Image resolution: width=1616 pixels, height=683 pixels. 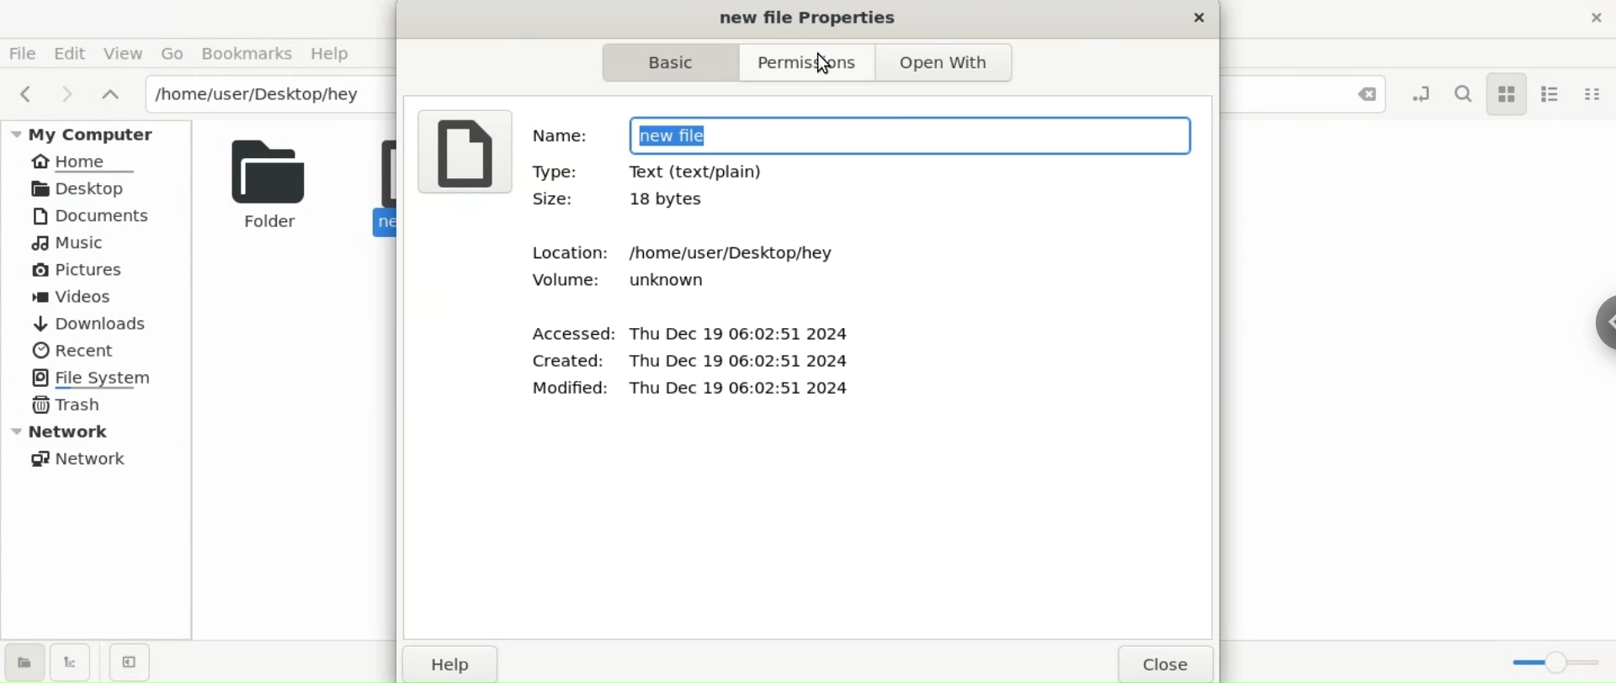 What do you see at coordinates (629, 202) in the screenshot?
I see `Size: 18 bytes` at bounding box center [629, 202].